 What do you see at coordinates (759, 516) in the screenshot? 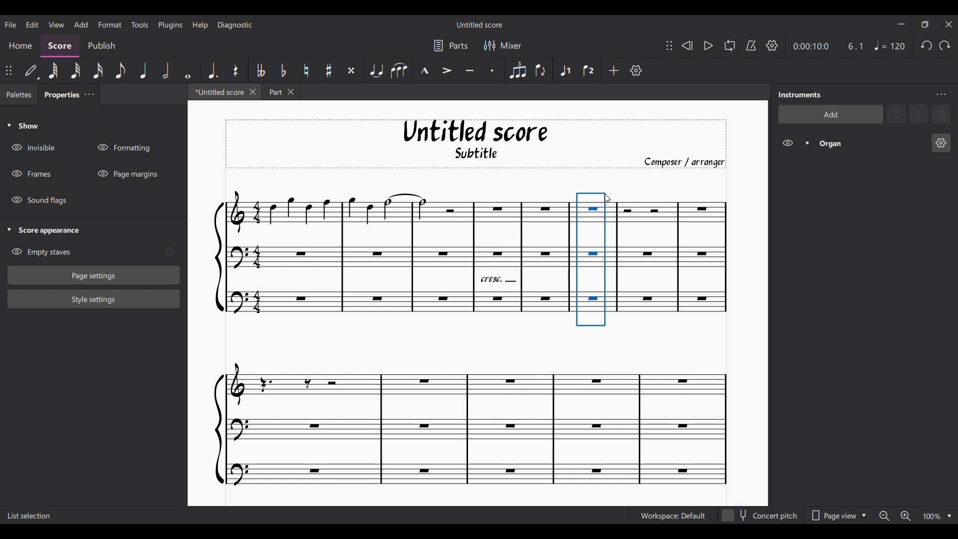
I see `Toggle for Concert pitch` at bounding box center [759, 516].